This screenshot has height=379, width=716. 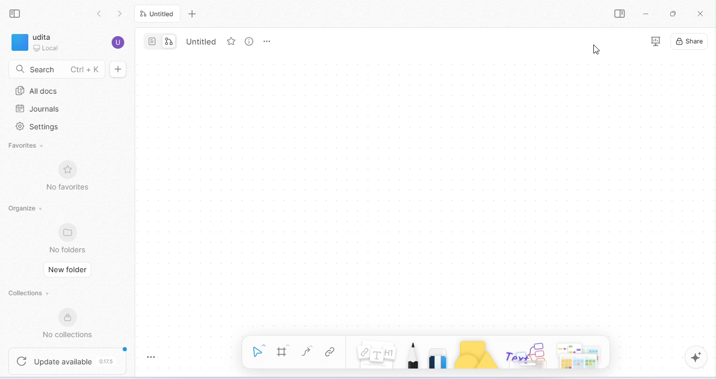 What do you see at coordinates (655, 41) in the screenshot?
I see `presentation` at bounding box center [655, 41].